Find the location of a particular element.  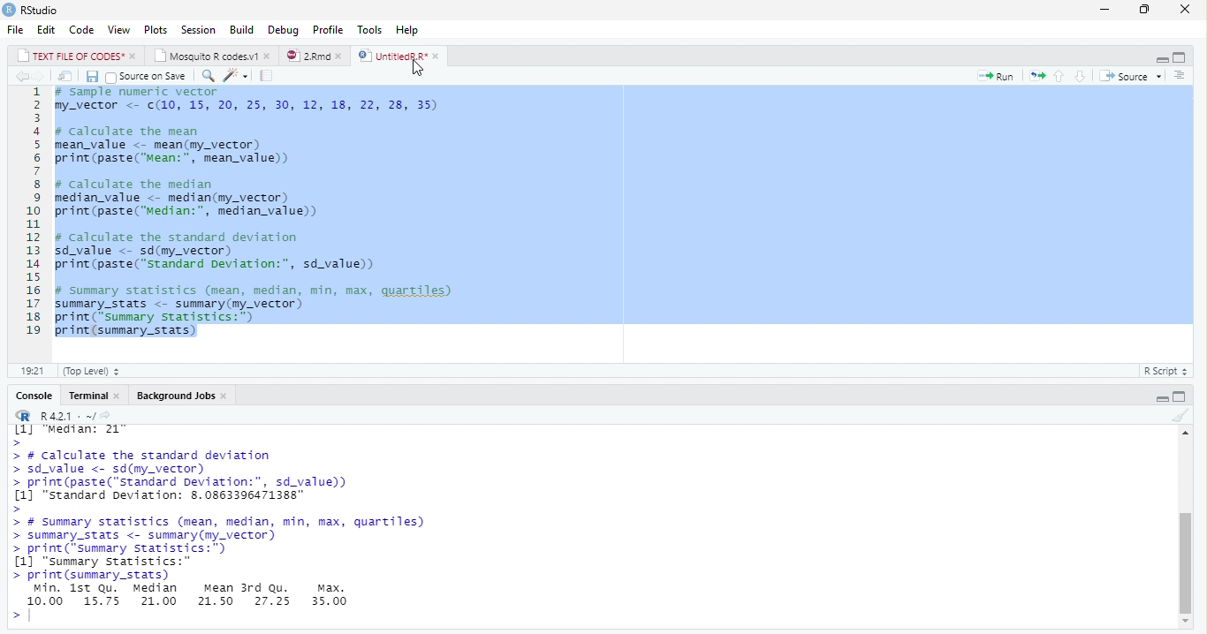

R 4.2.1 . ~/ is located at coordinates (76, 417).